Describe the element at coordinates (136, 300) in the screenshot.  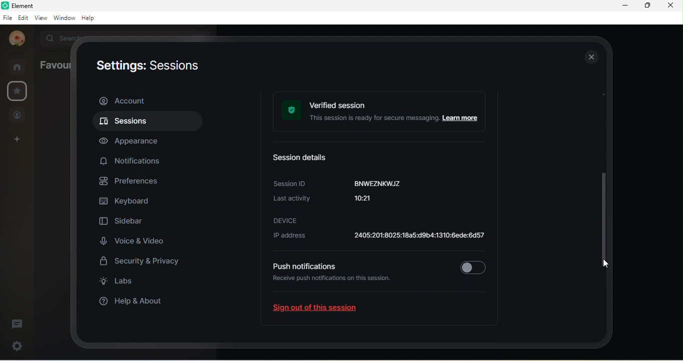
I see `help and about` at that location.